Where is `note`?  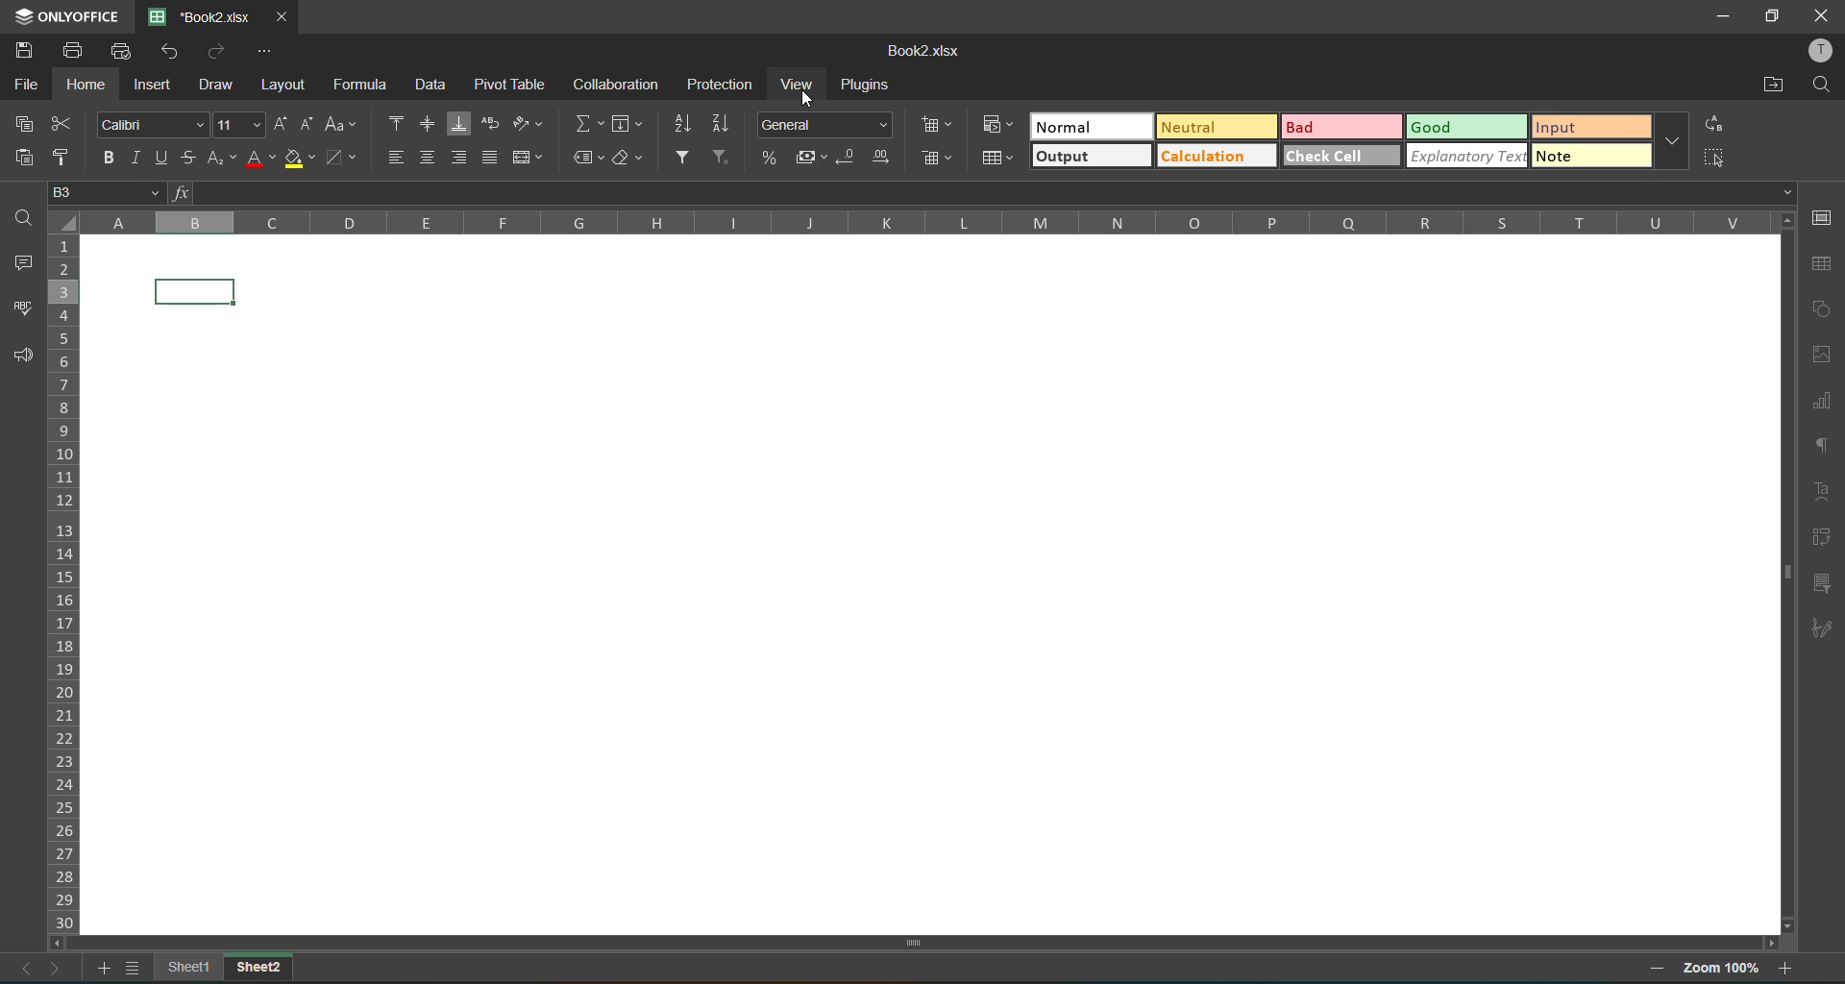
note is located at coordinates (1593, 156).